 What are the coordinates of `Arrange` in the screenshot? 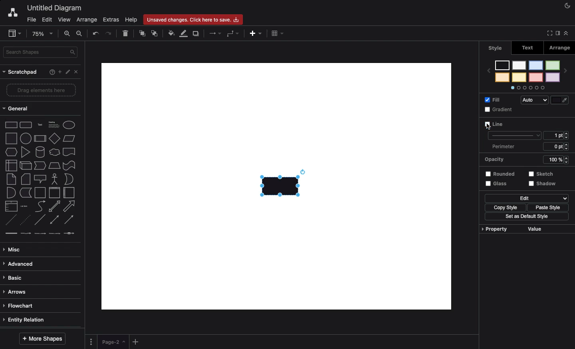 It's located at (561, 49).